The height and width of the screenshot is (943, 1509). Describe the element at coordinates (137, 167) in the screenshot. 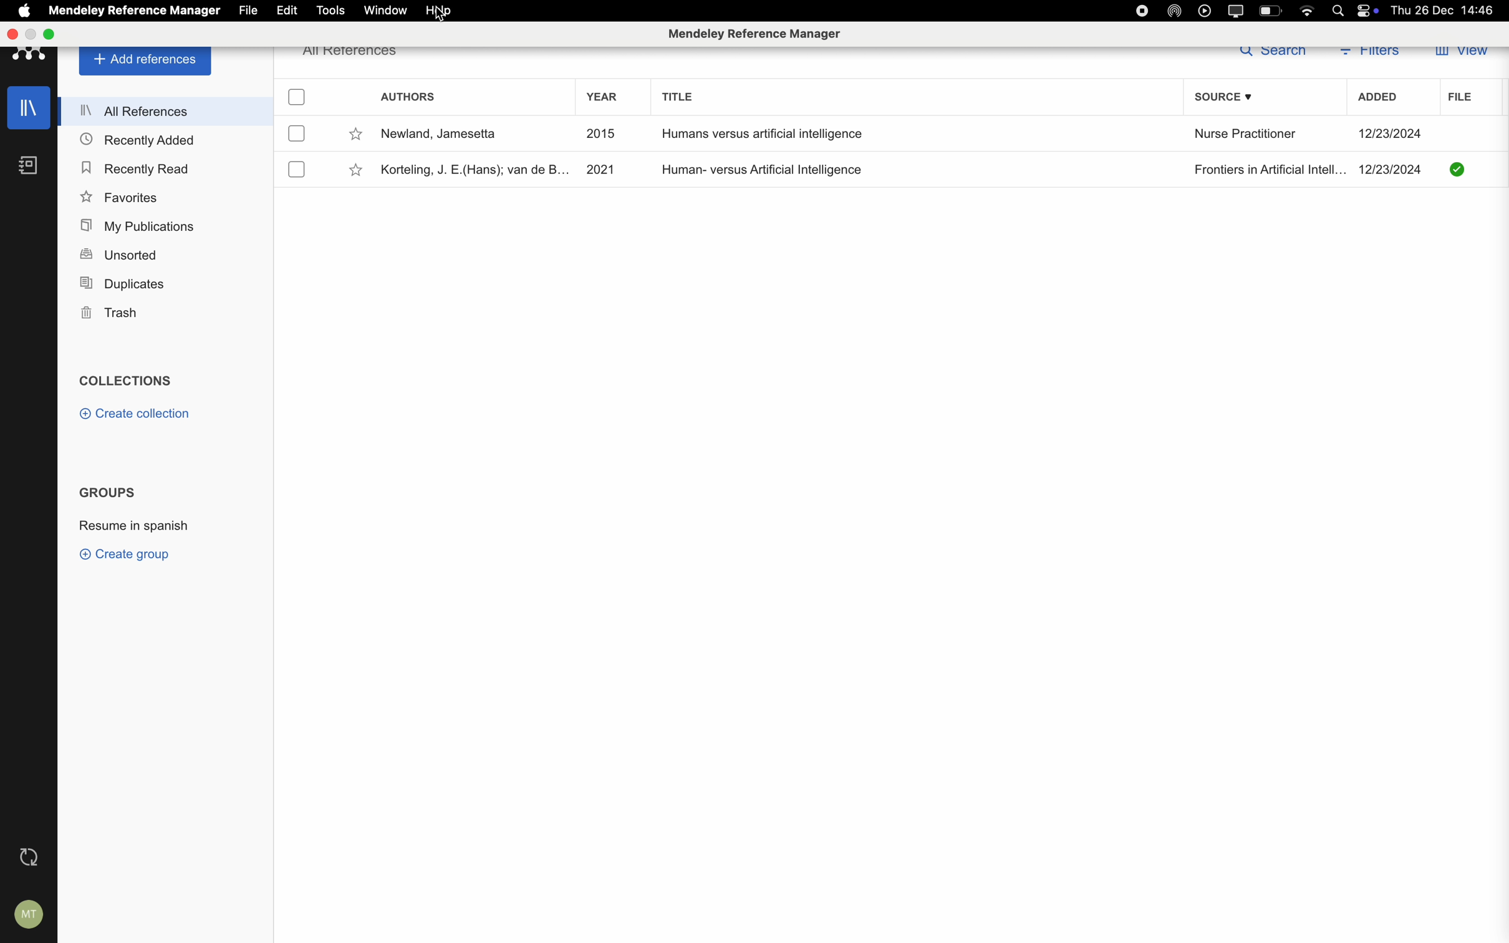

I see `Recently Read` at that location.